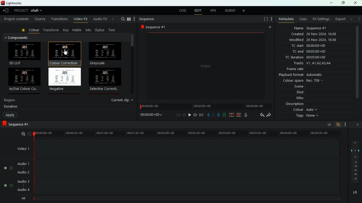  Describe the element at coordinates (205, 105) in the screenshot. I see `time` at that location.